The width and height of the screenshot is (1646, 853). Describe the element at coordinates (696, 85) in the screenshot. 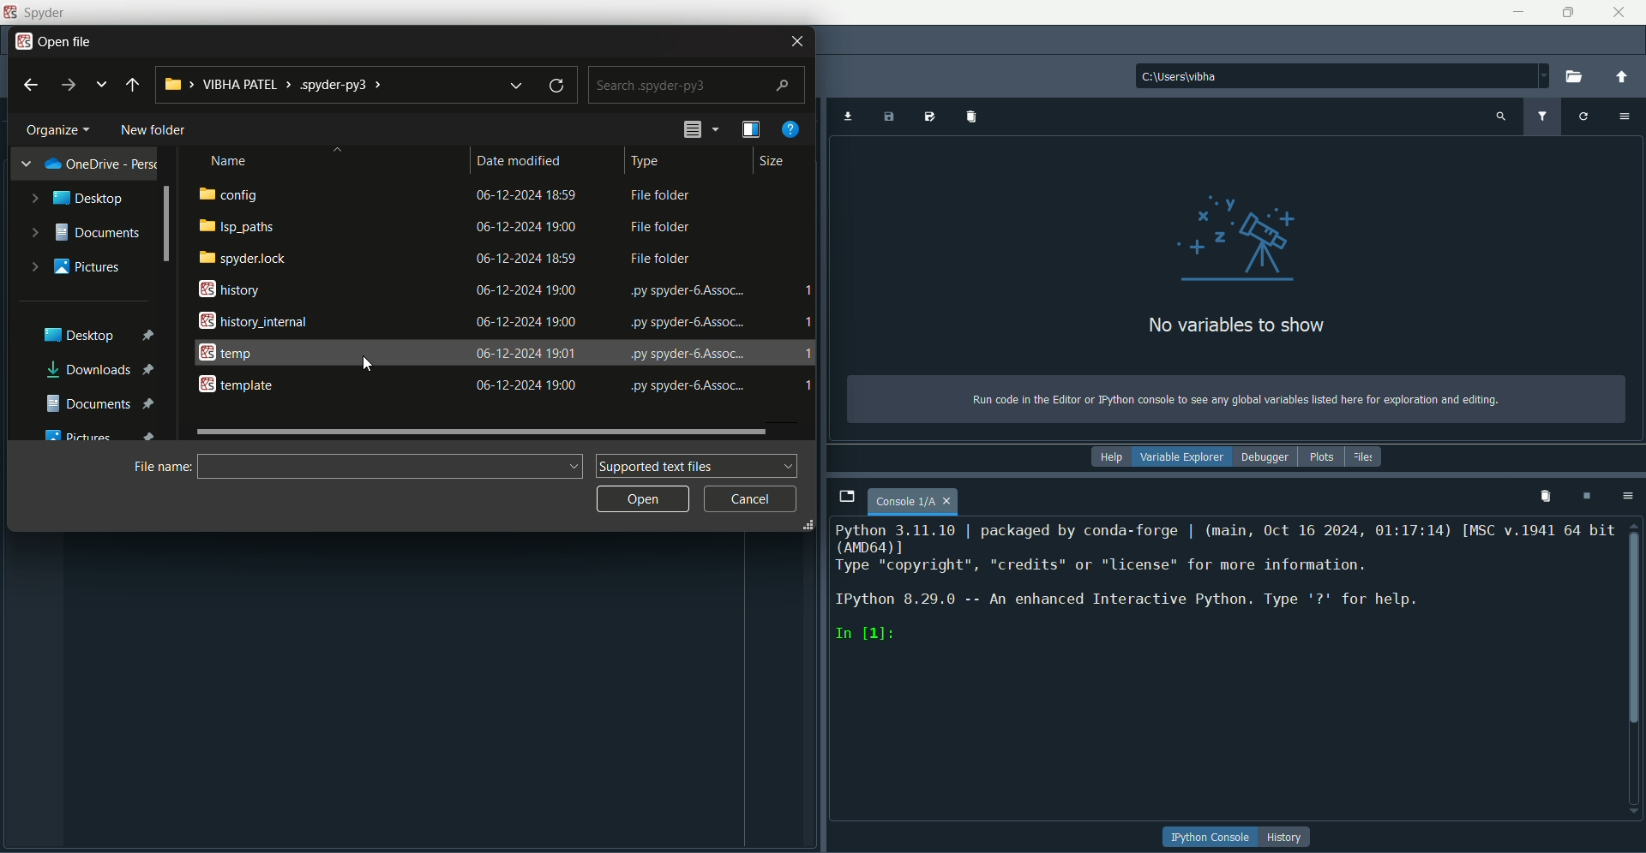

I see `search bar` at that location.